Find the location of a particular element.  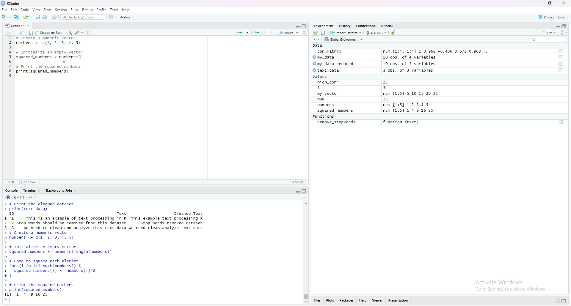

Help is located at coordinates (363, 301).